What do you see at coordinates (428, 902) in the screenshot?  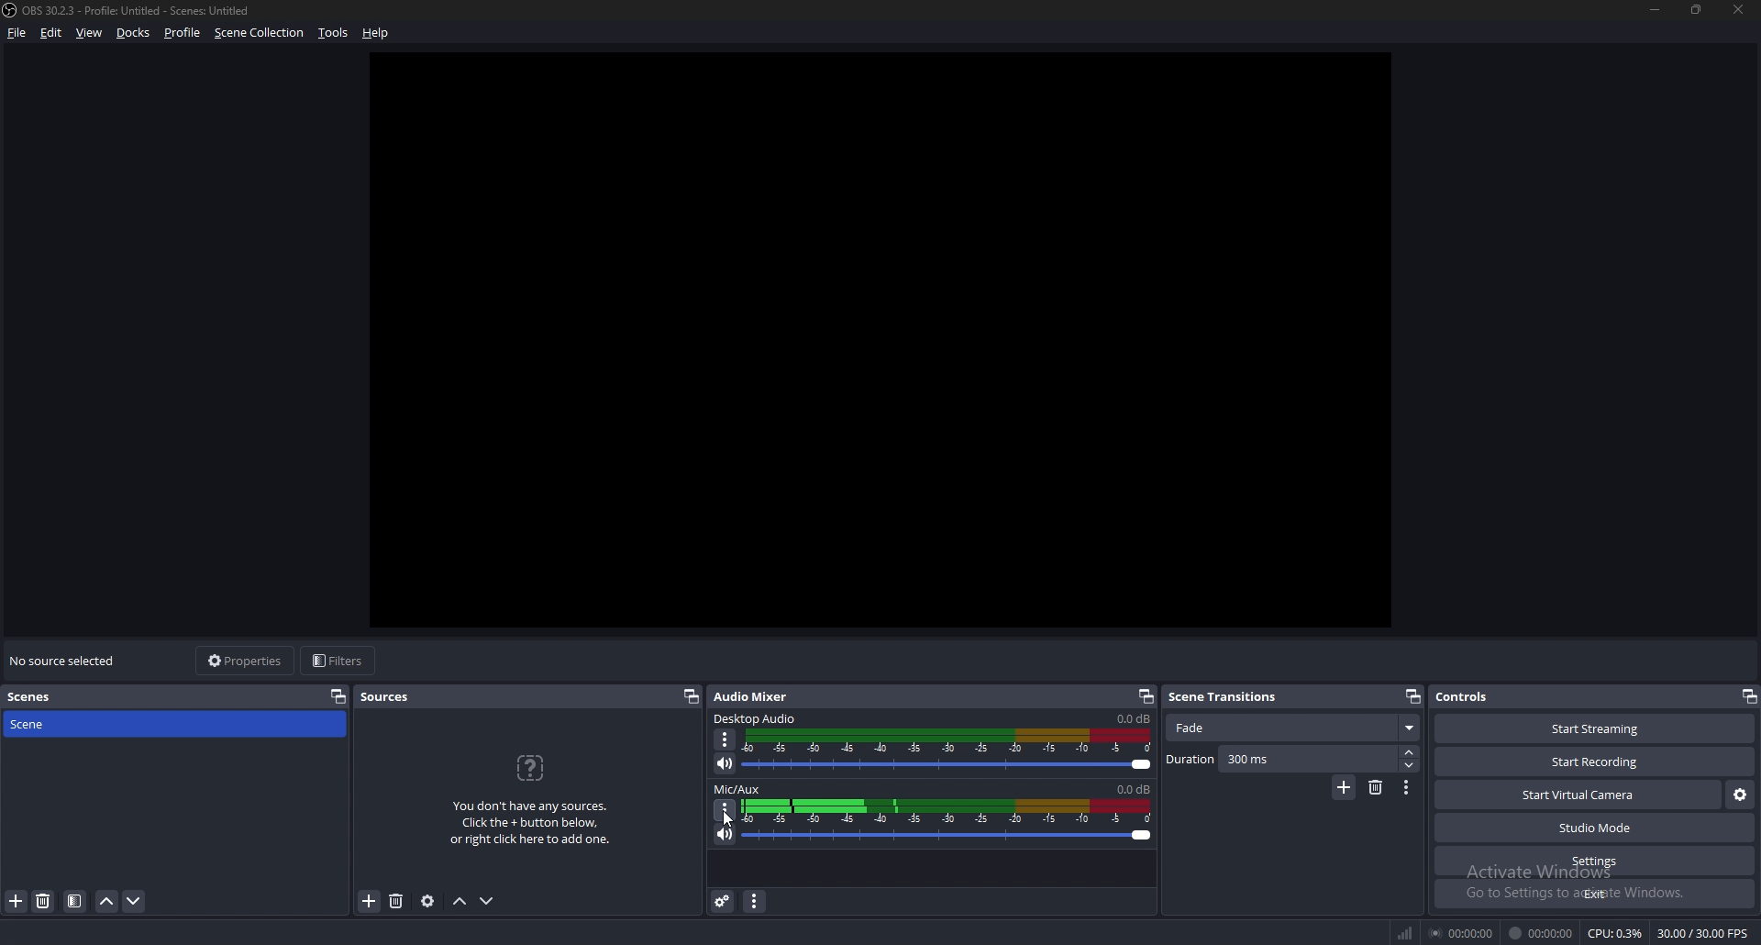 I see `source properties` at bounding box center [428, 902].